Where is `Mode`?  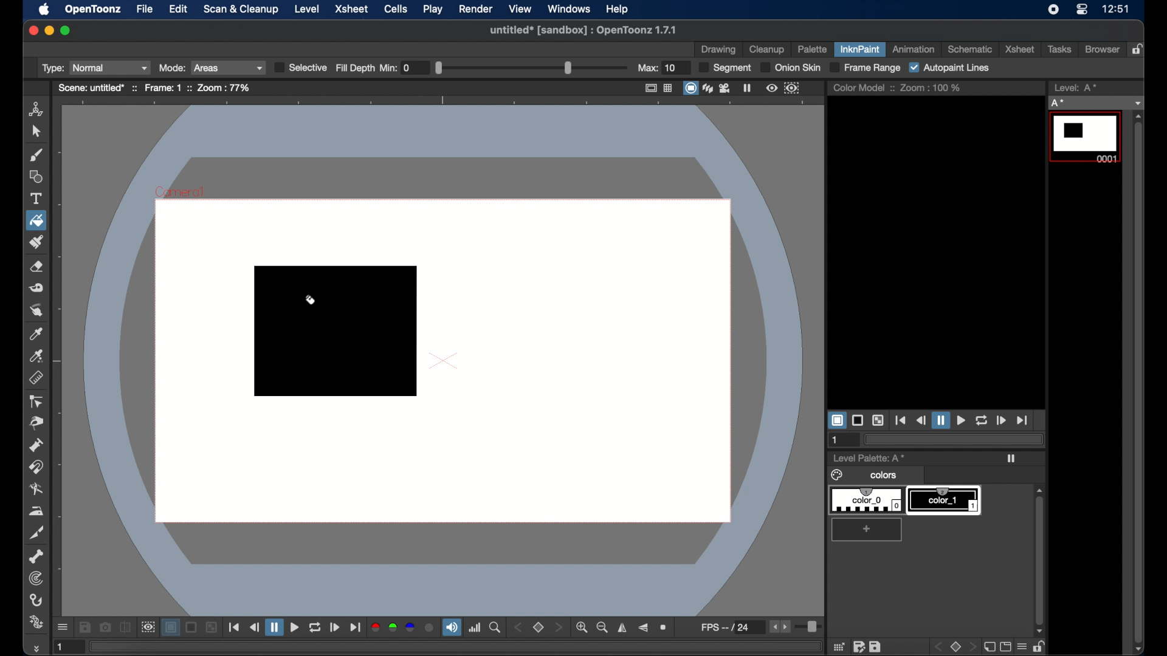
Mode is located at coordinates (209, 67).